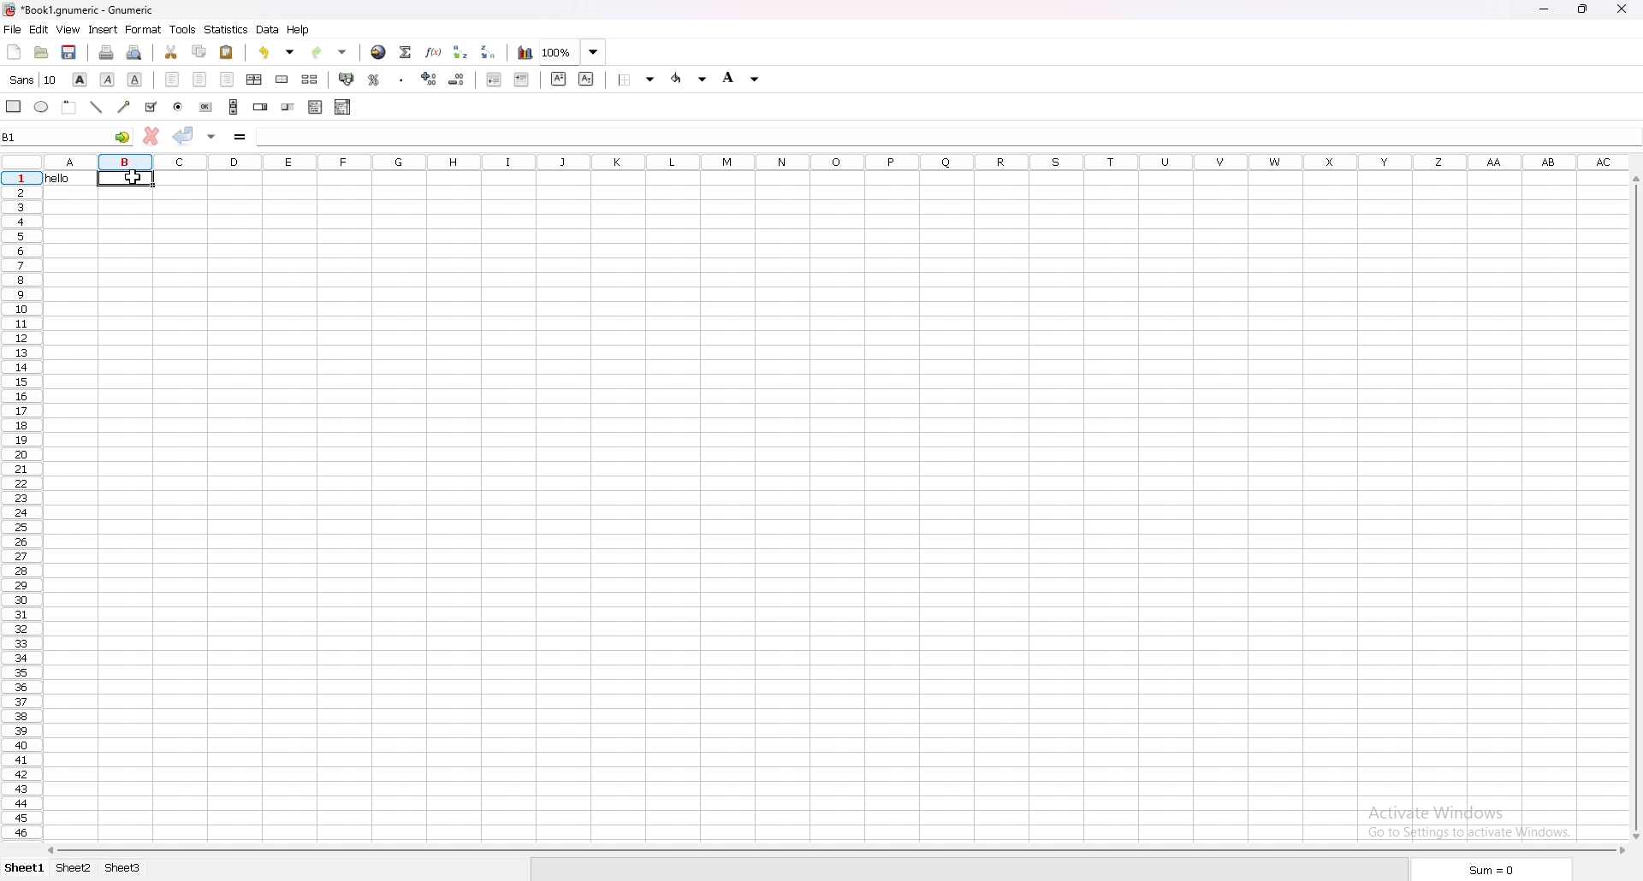 This screenshot has width=1643, height=881. I want to click on split merged, so click(311, 80).